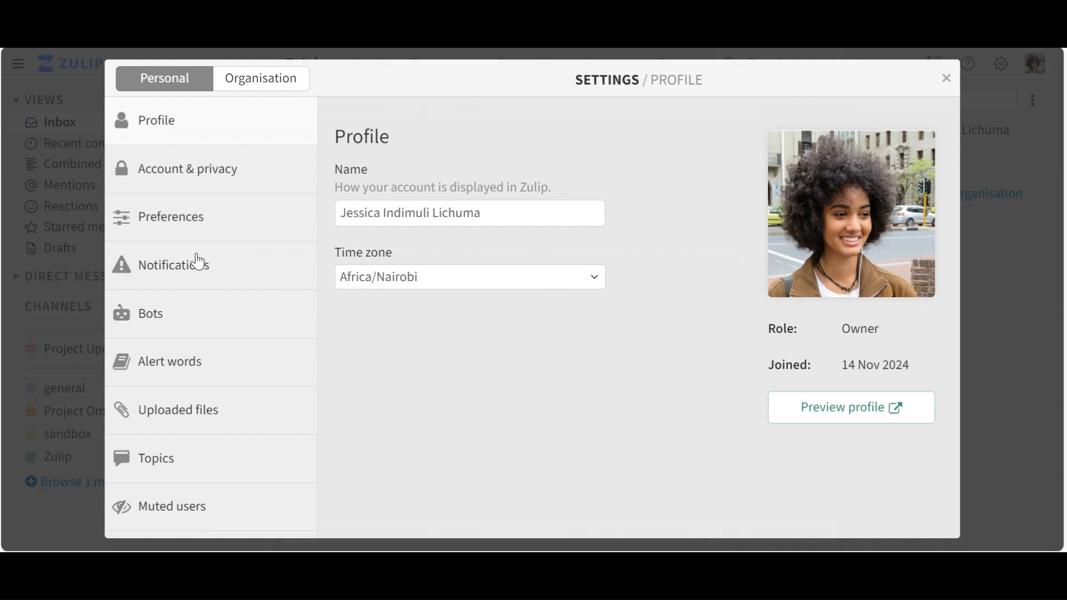  Describe the element at coordinates (149, 119) in the screenshot. I see `Profile` at that location.